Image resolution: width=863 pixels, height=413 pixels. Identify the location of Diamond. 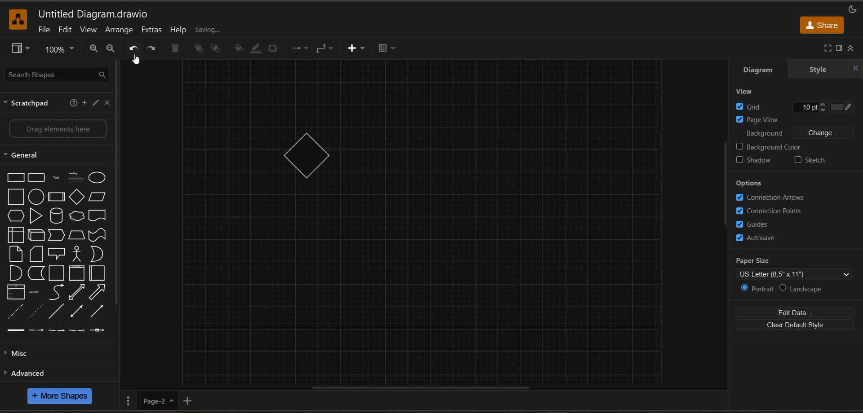
(78, 197).